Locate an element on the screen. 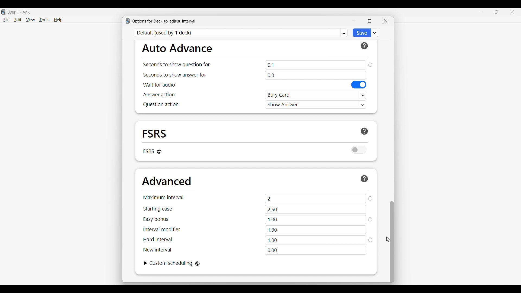 This screenshot has height=293, width=521. Click to close window is located at coordinates (386, 21).